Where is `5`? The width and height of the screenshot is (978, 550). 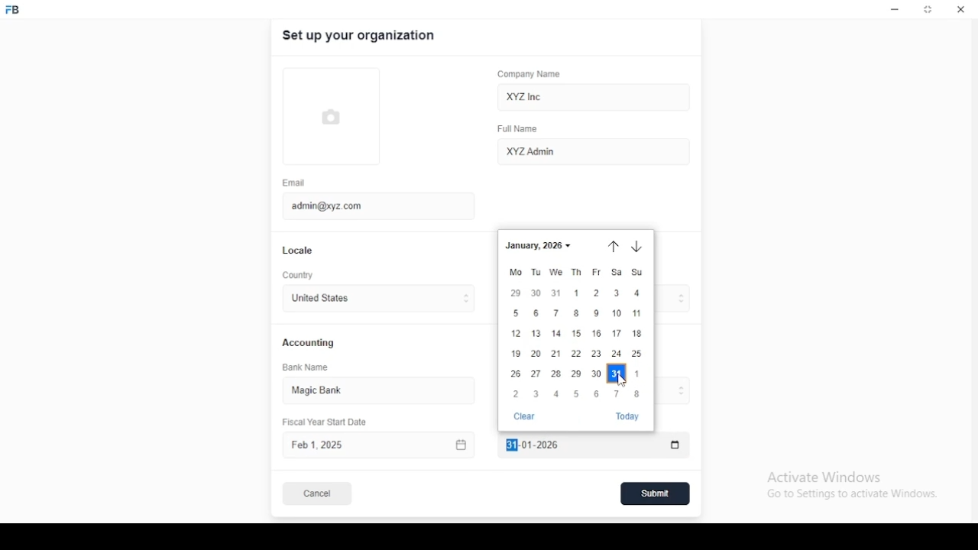 5 is located at coordinates (514, 313).